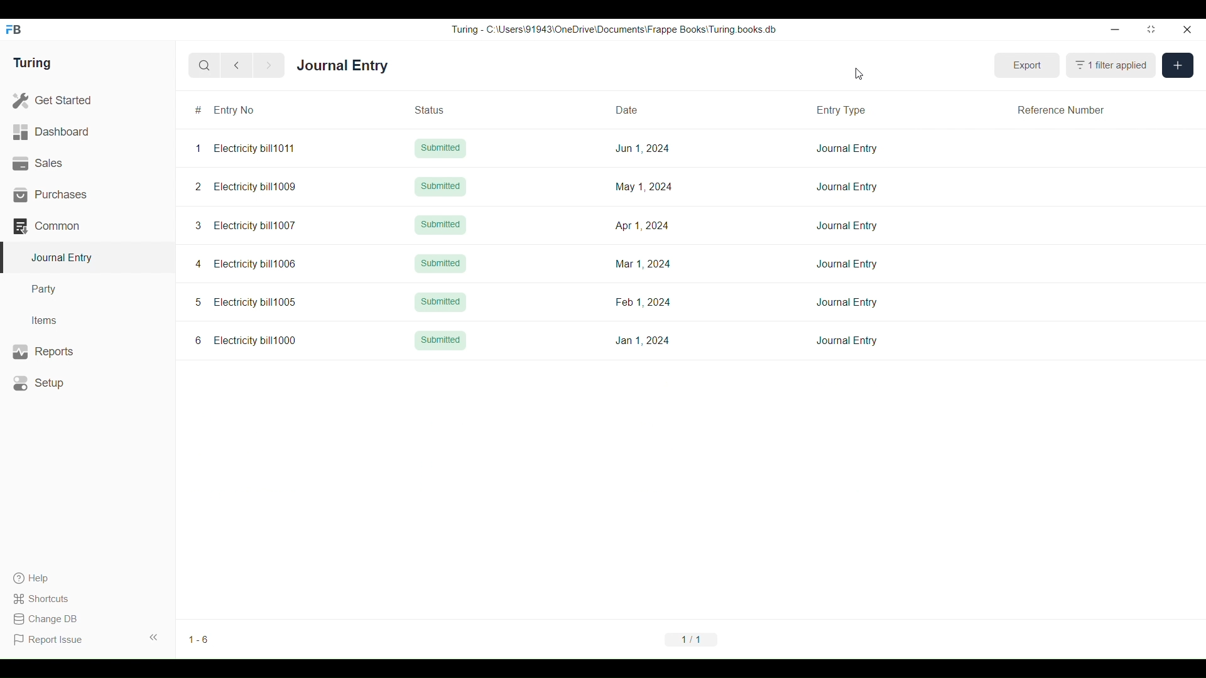  Describe the element at coordinates (1116, 30) in the screenshot. I see `Minimize` at that location.